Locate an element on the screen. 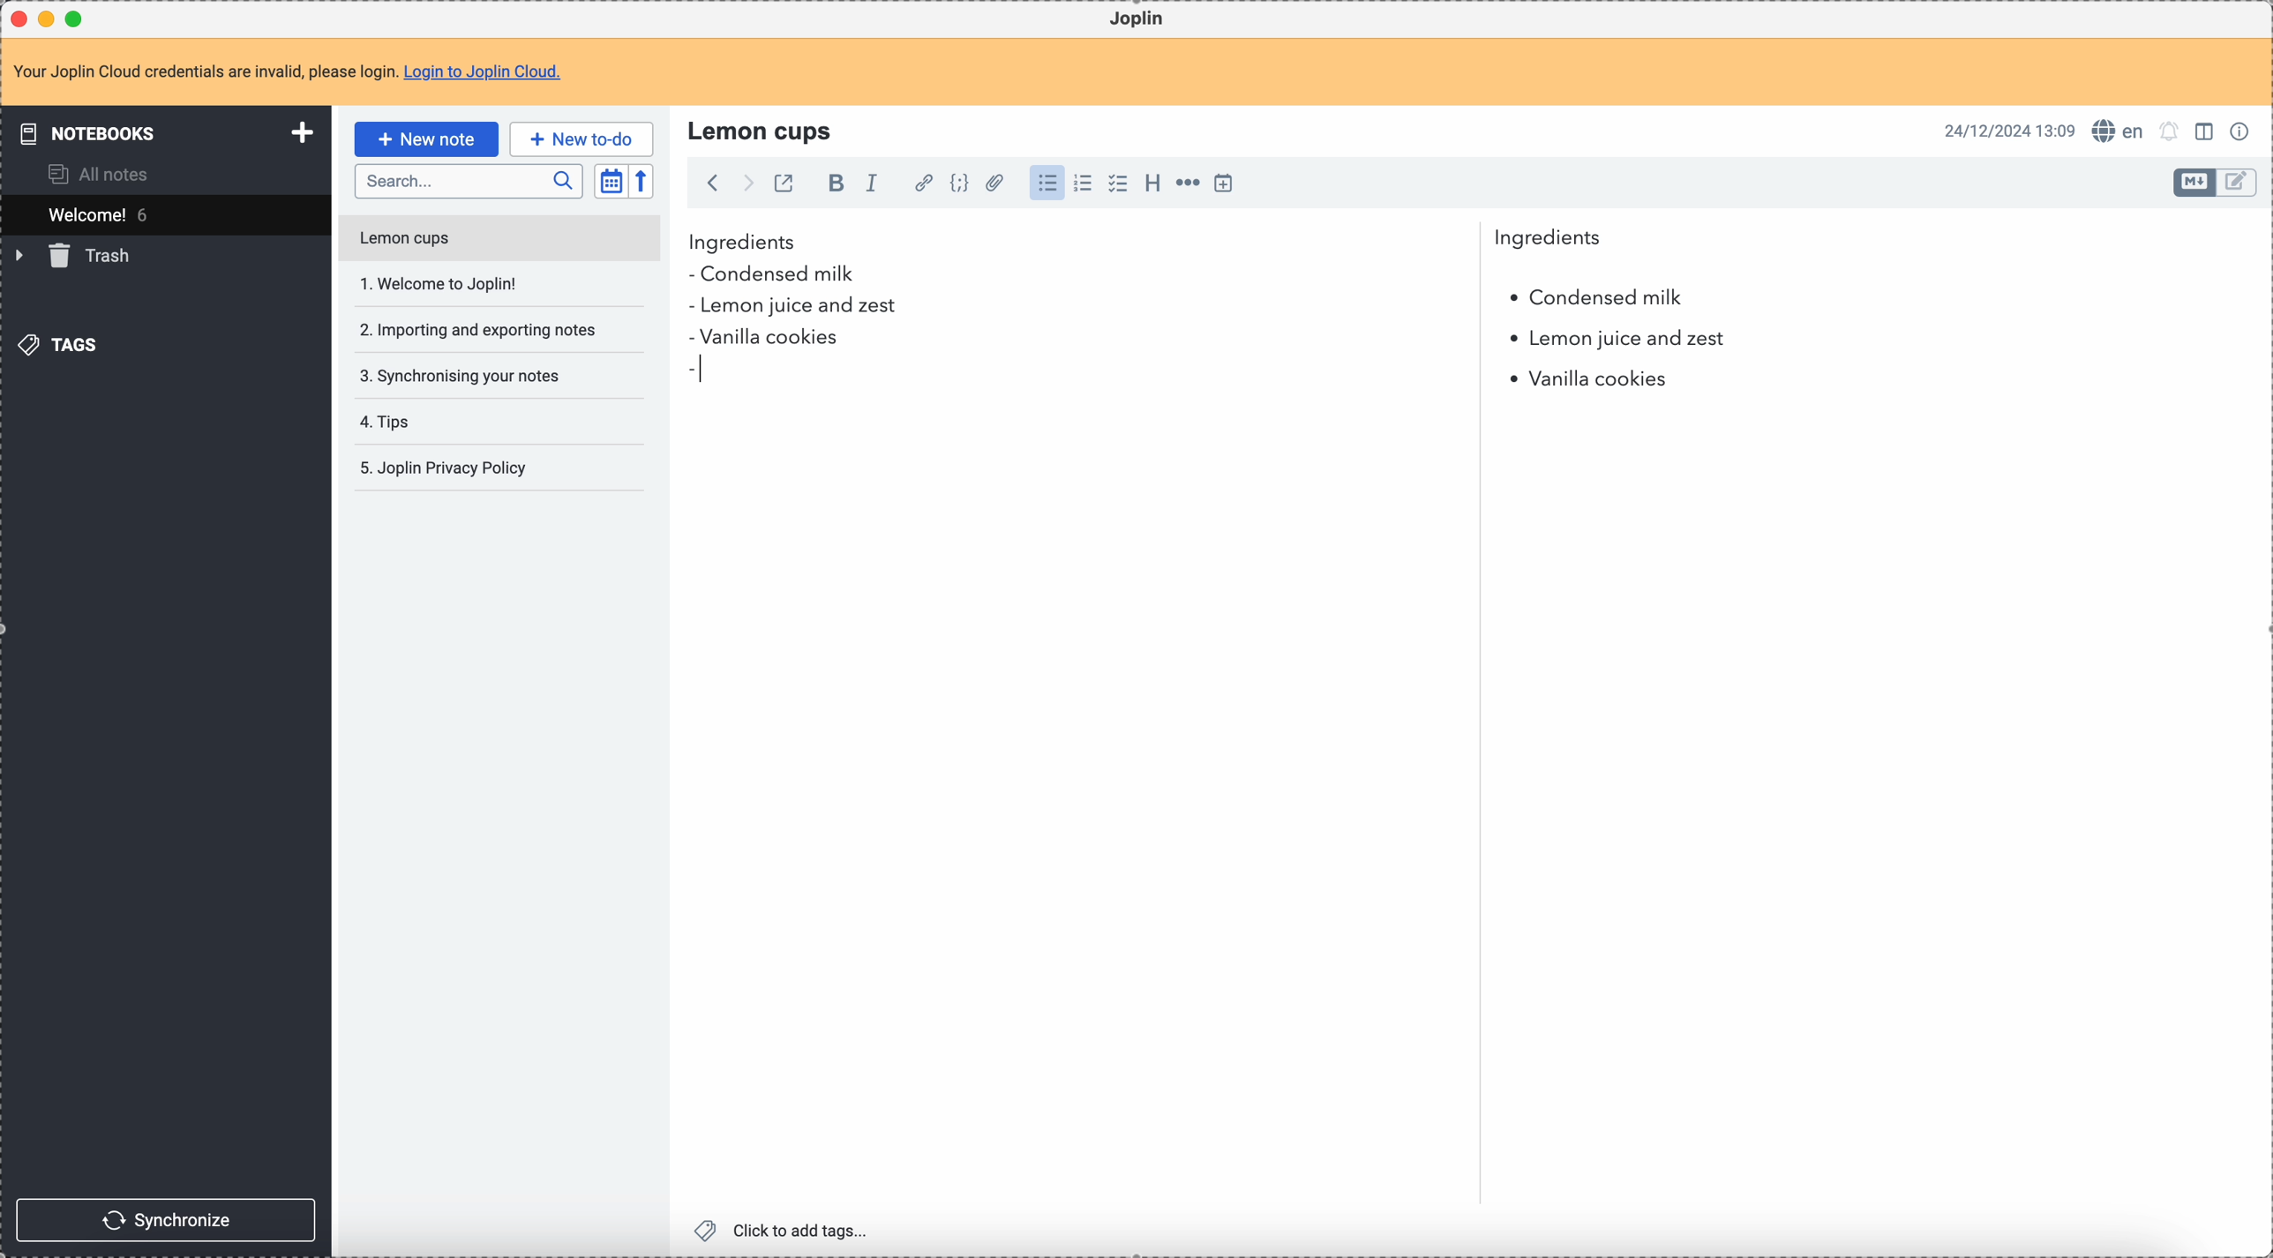 Image resolution: width=2273 pixels, height=1258 pixels. vanilla cookies is located at coordinates (764, 339).